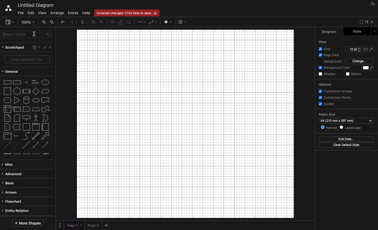 The width and height of the screenshot is (378, 230). I want to click on Scratchpad, so click(13, 48).